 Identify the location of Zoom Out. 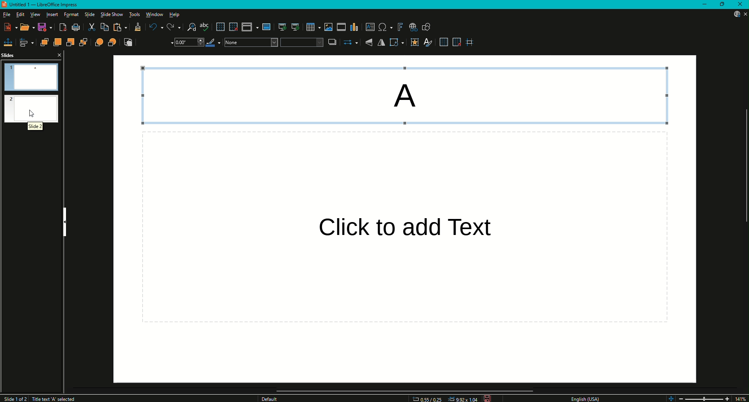
(684, 397).